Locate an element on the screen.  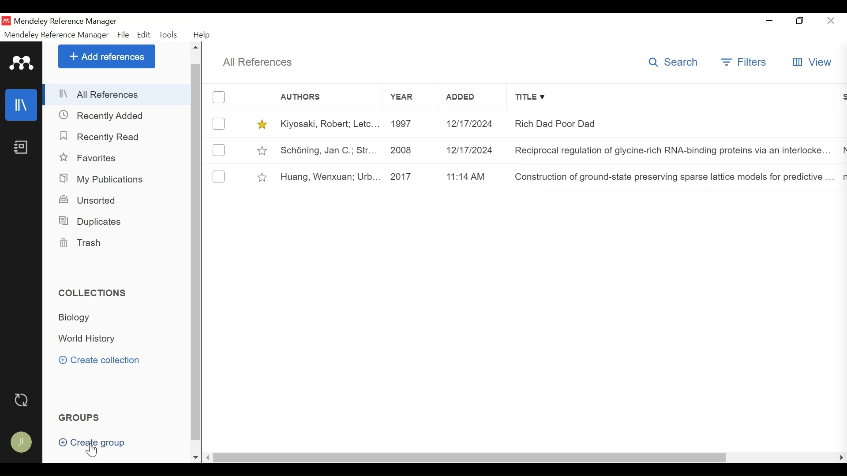
All References is located at coordinates (118, 94).